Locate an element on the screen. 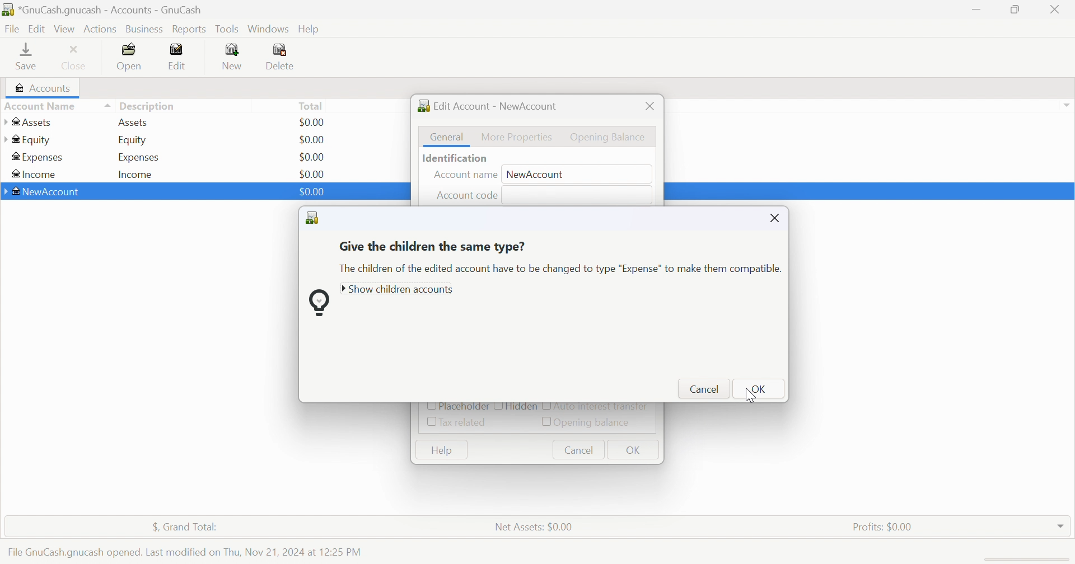  Expenses is located at coordinates (139, 158).